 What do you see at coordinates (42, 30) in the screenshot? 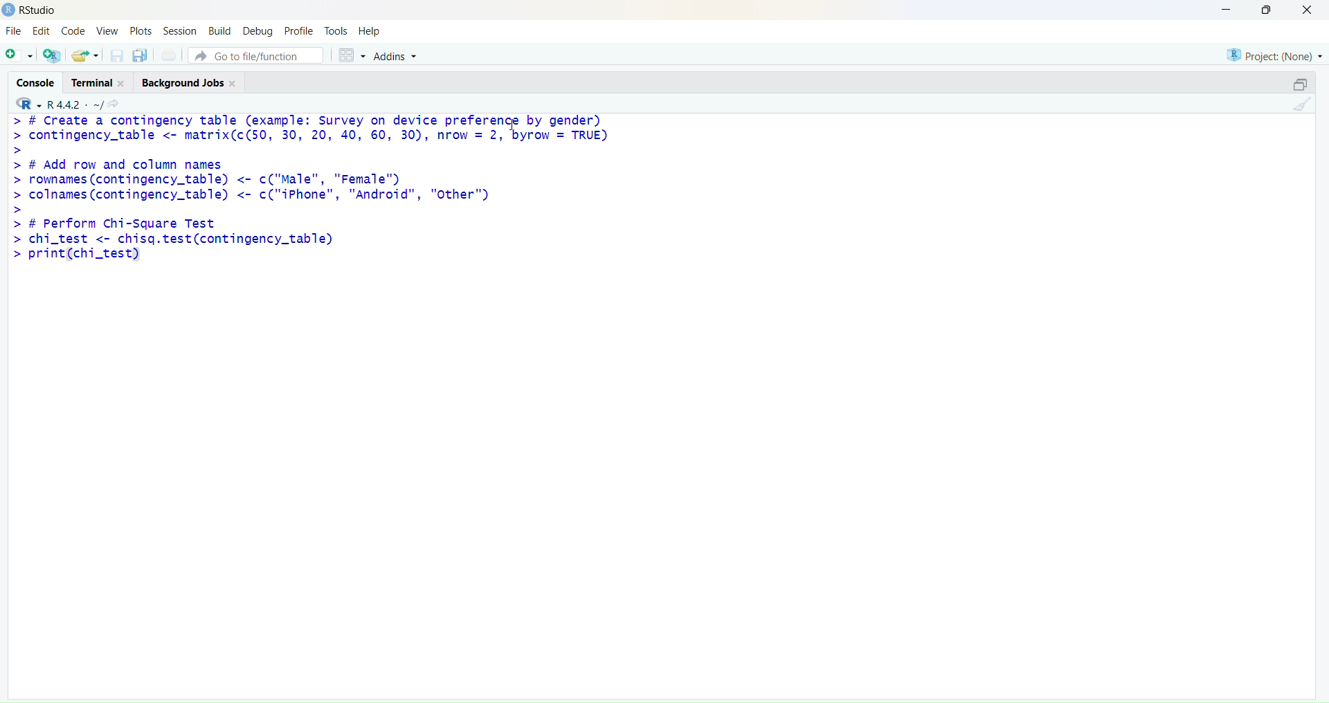
I see `Edit` at bounding box center [42, 30].